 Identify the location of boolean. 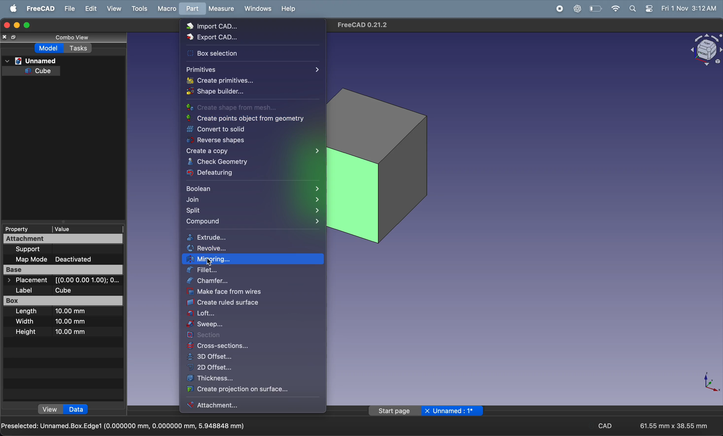
(254, 189).